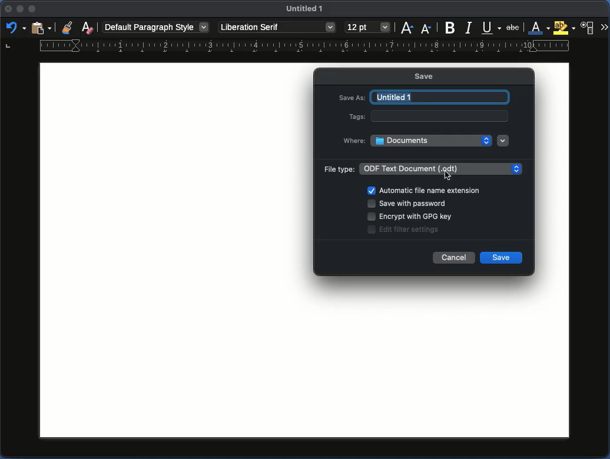  What do you see at coordinates (469, 27) in the screenshot?
I see `Italics` at bounding box center [469, 27].